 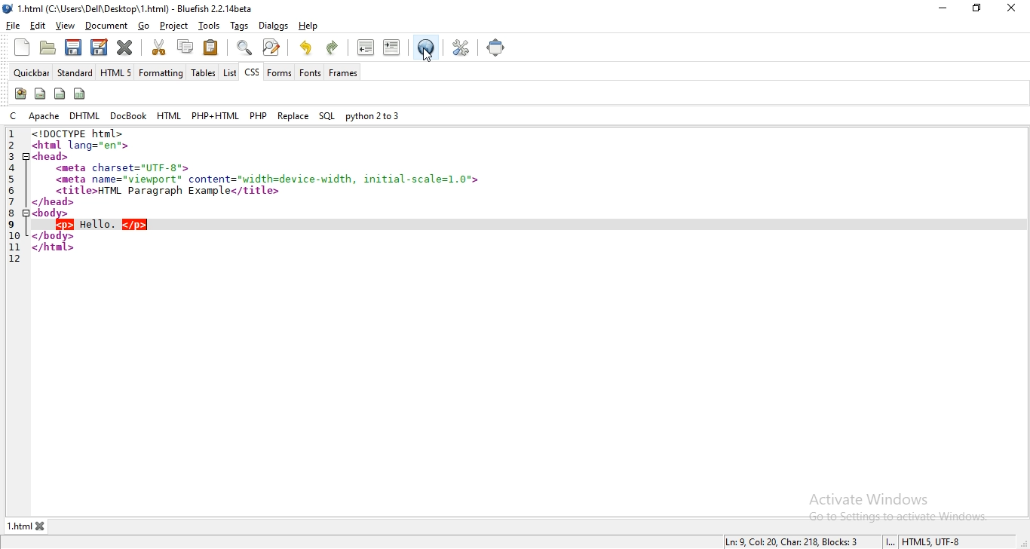 What do you see at coordinates (14, 195) in the screenshot?
I see `line numbers utilised from 1 to 12` at bounding box center [14, 195].